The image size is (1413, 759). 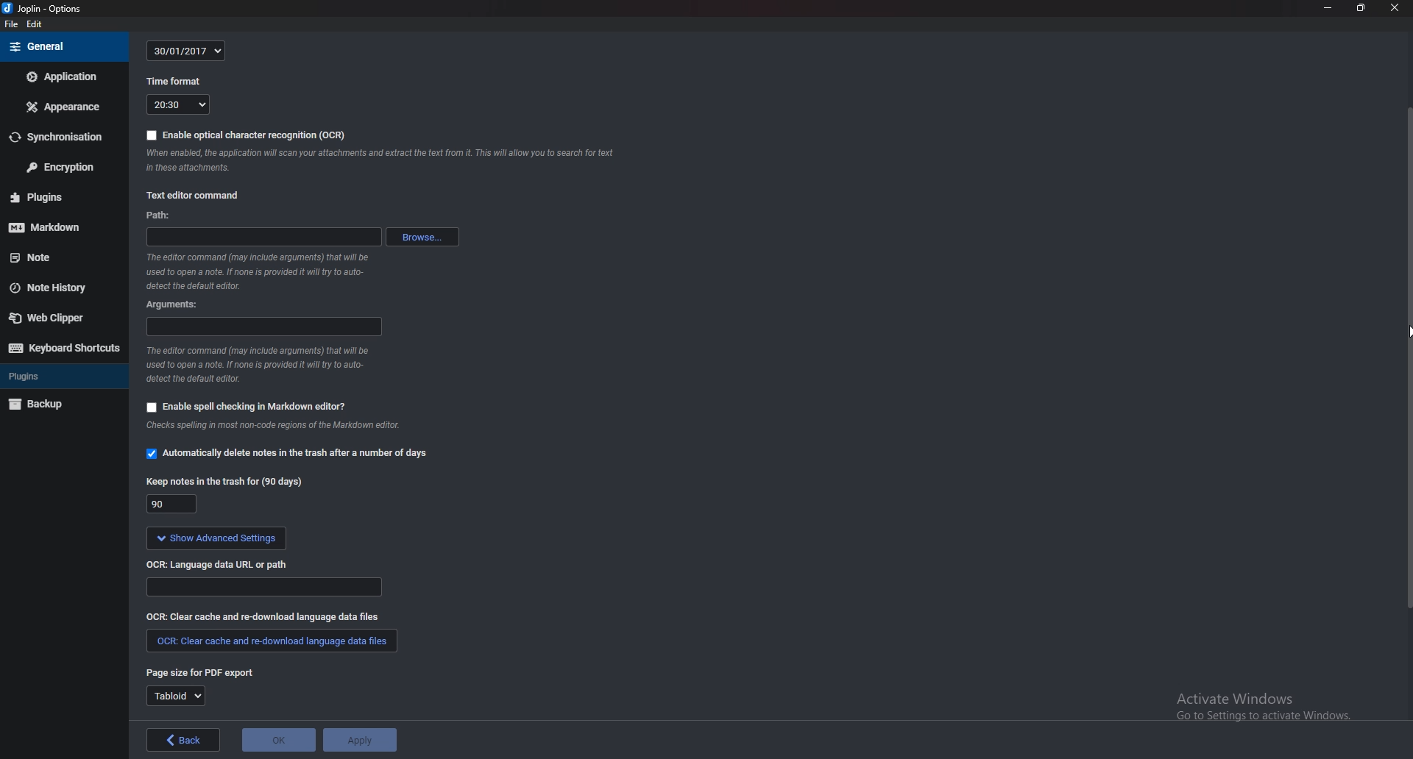 What do you see at coordinates (260, 238) in the screenshot?
I see `path` at bounding box center [260, 238].